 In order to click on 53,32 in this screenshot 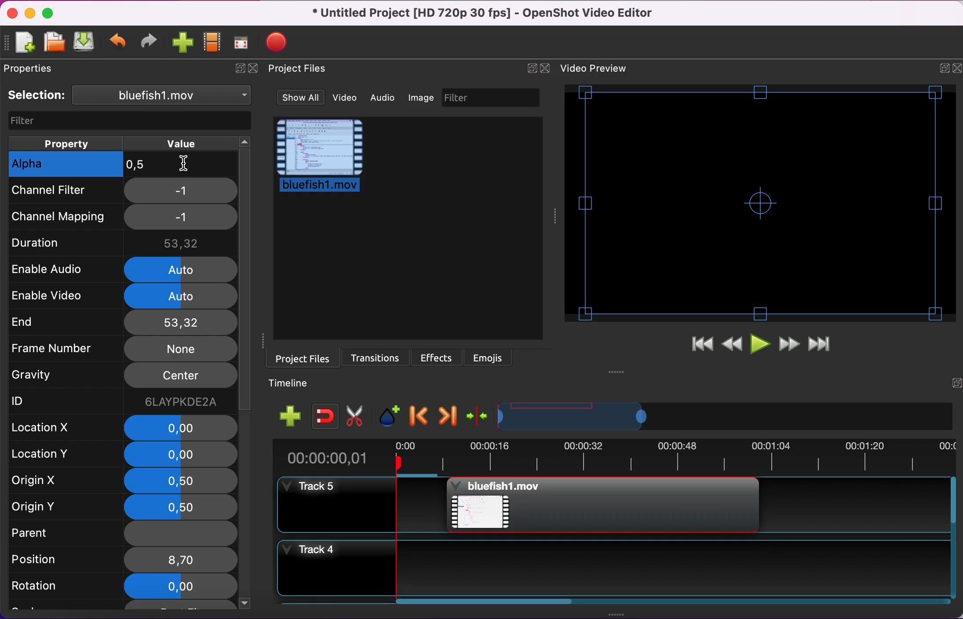, I will do `click(180, 322)`.